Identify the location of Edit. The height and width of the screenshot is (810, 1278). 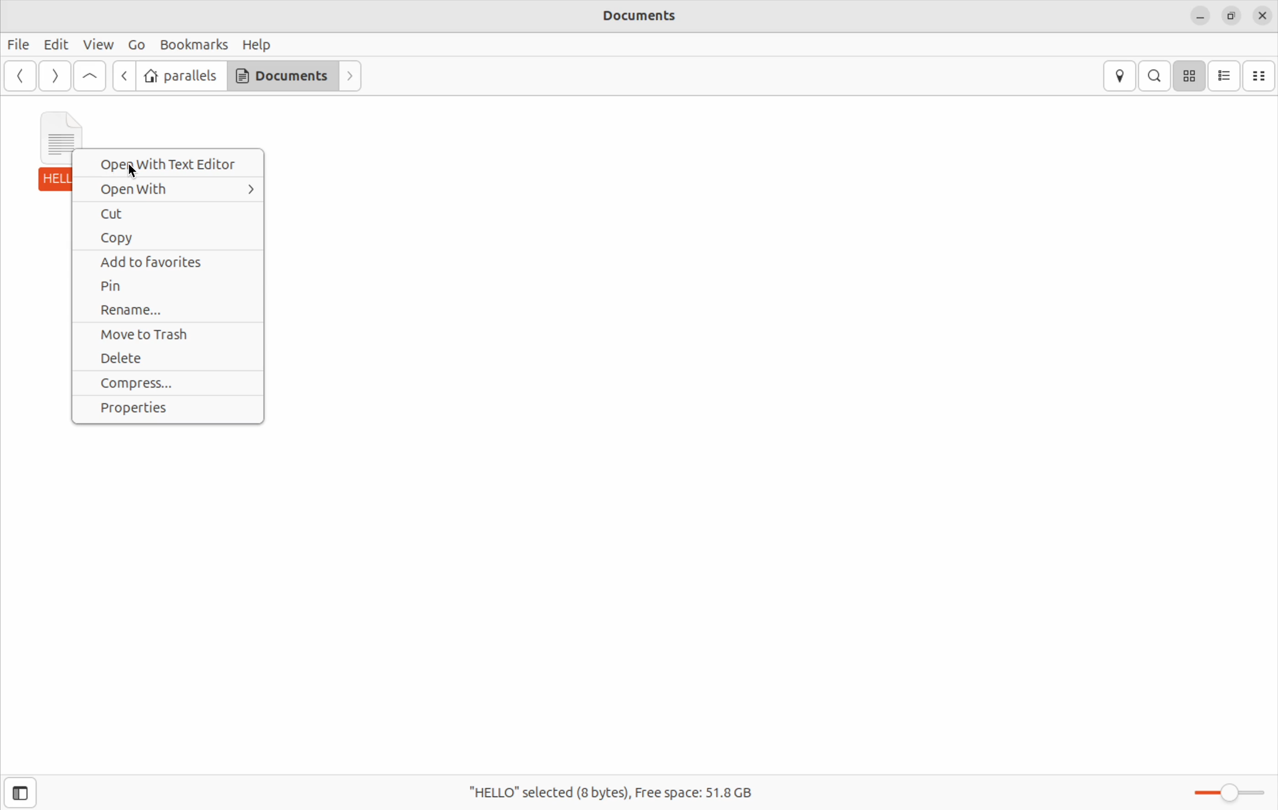
(55, 43).